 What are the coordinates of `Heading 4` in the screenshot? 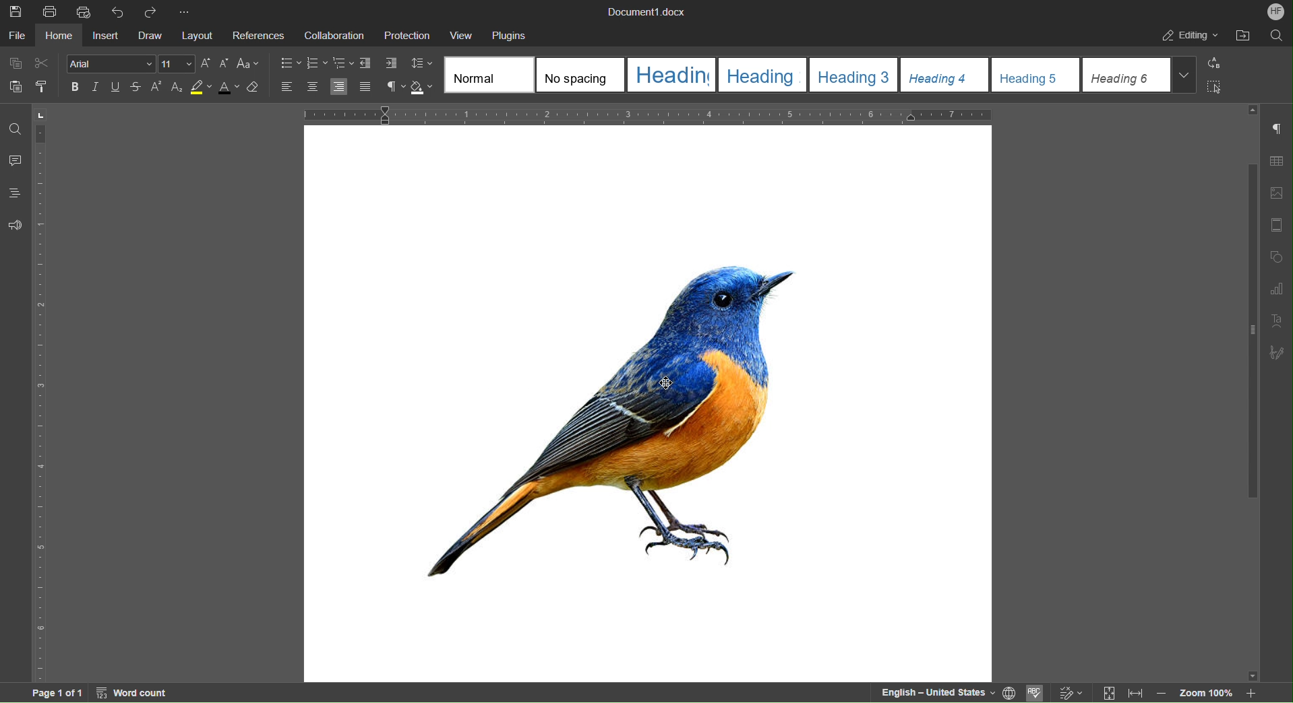 It's located at (944, 74).